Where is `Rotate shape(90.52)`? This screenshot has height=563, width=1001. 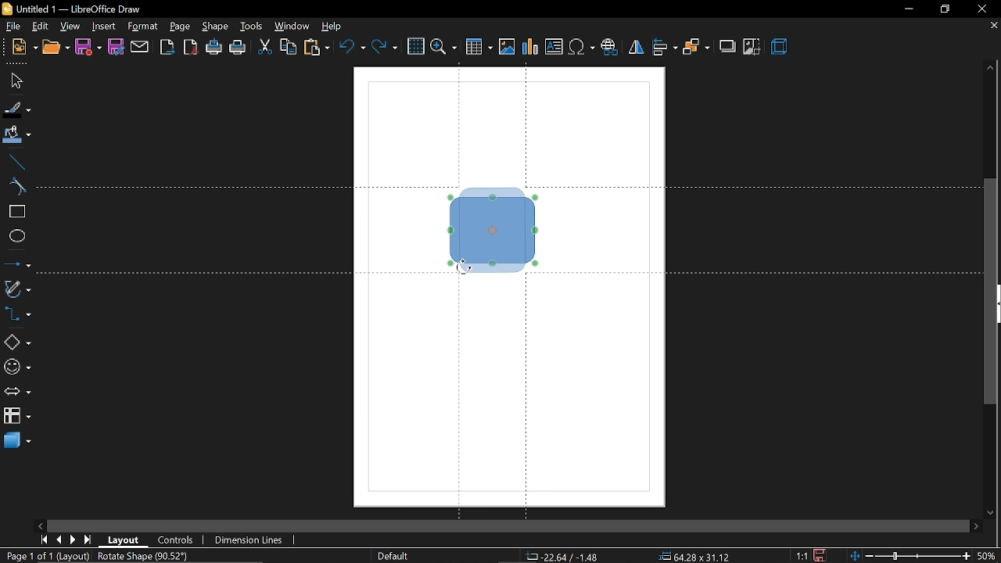
Rotate shape(90.52) is located at coordinates (144, 556).